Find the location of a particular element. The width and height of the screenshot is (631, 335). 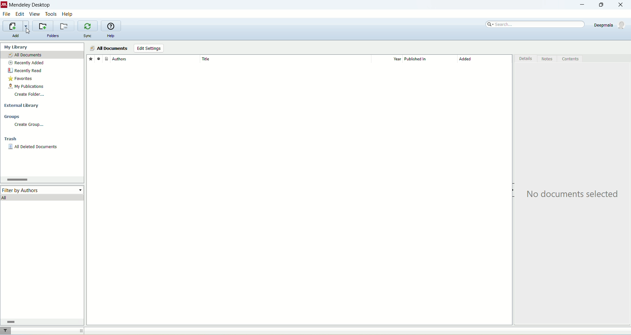

recently read is located at coordinates (25, 70).